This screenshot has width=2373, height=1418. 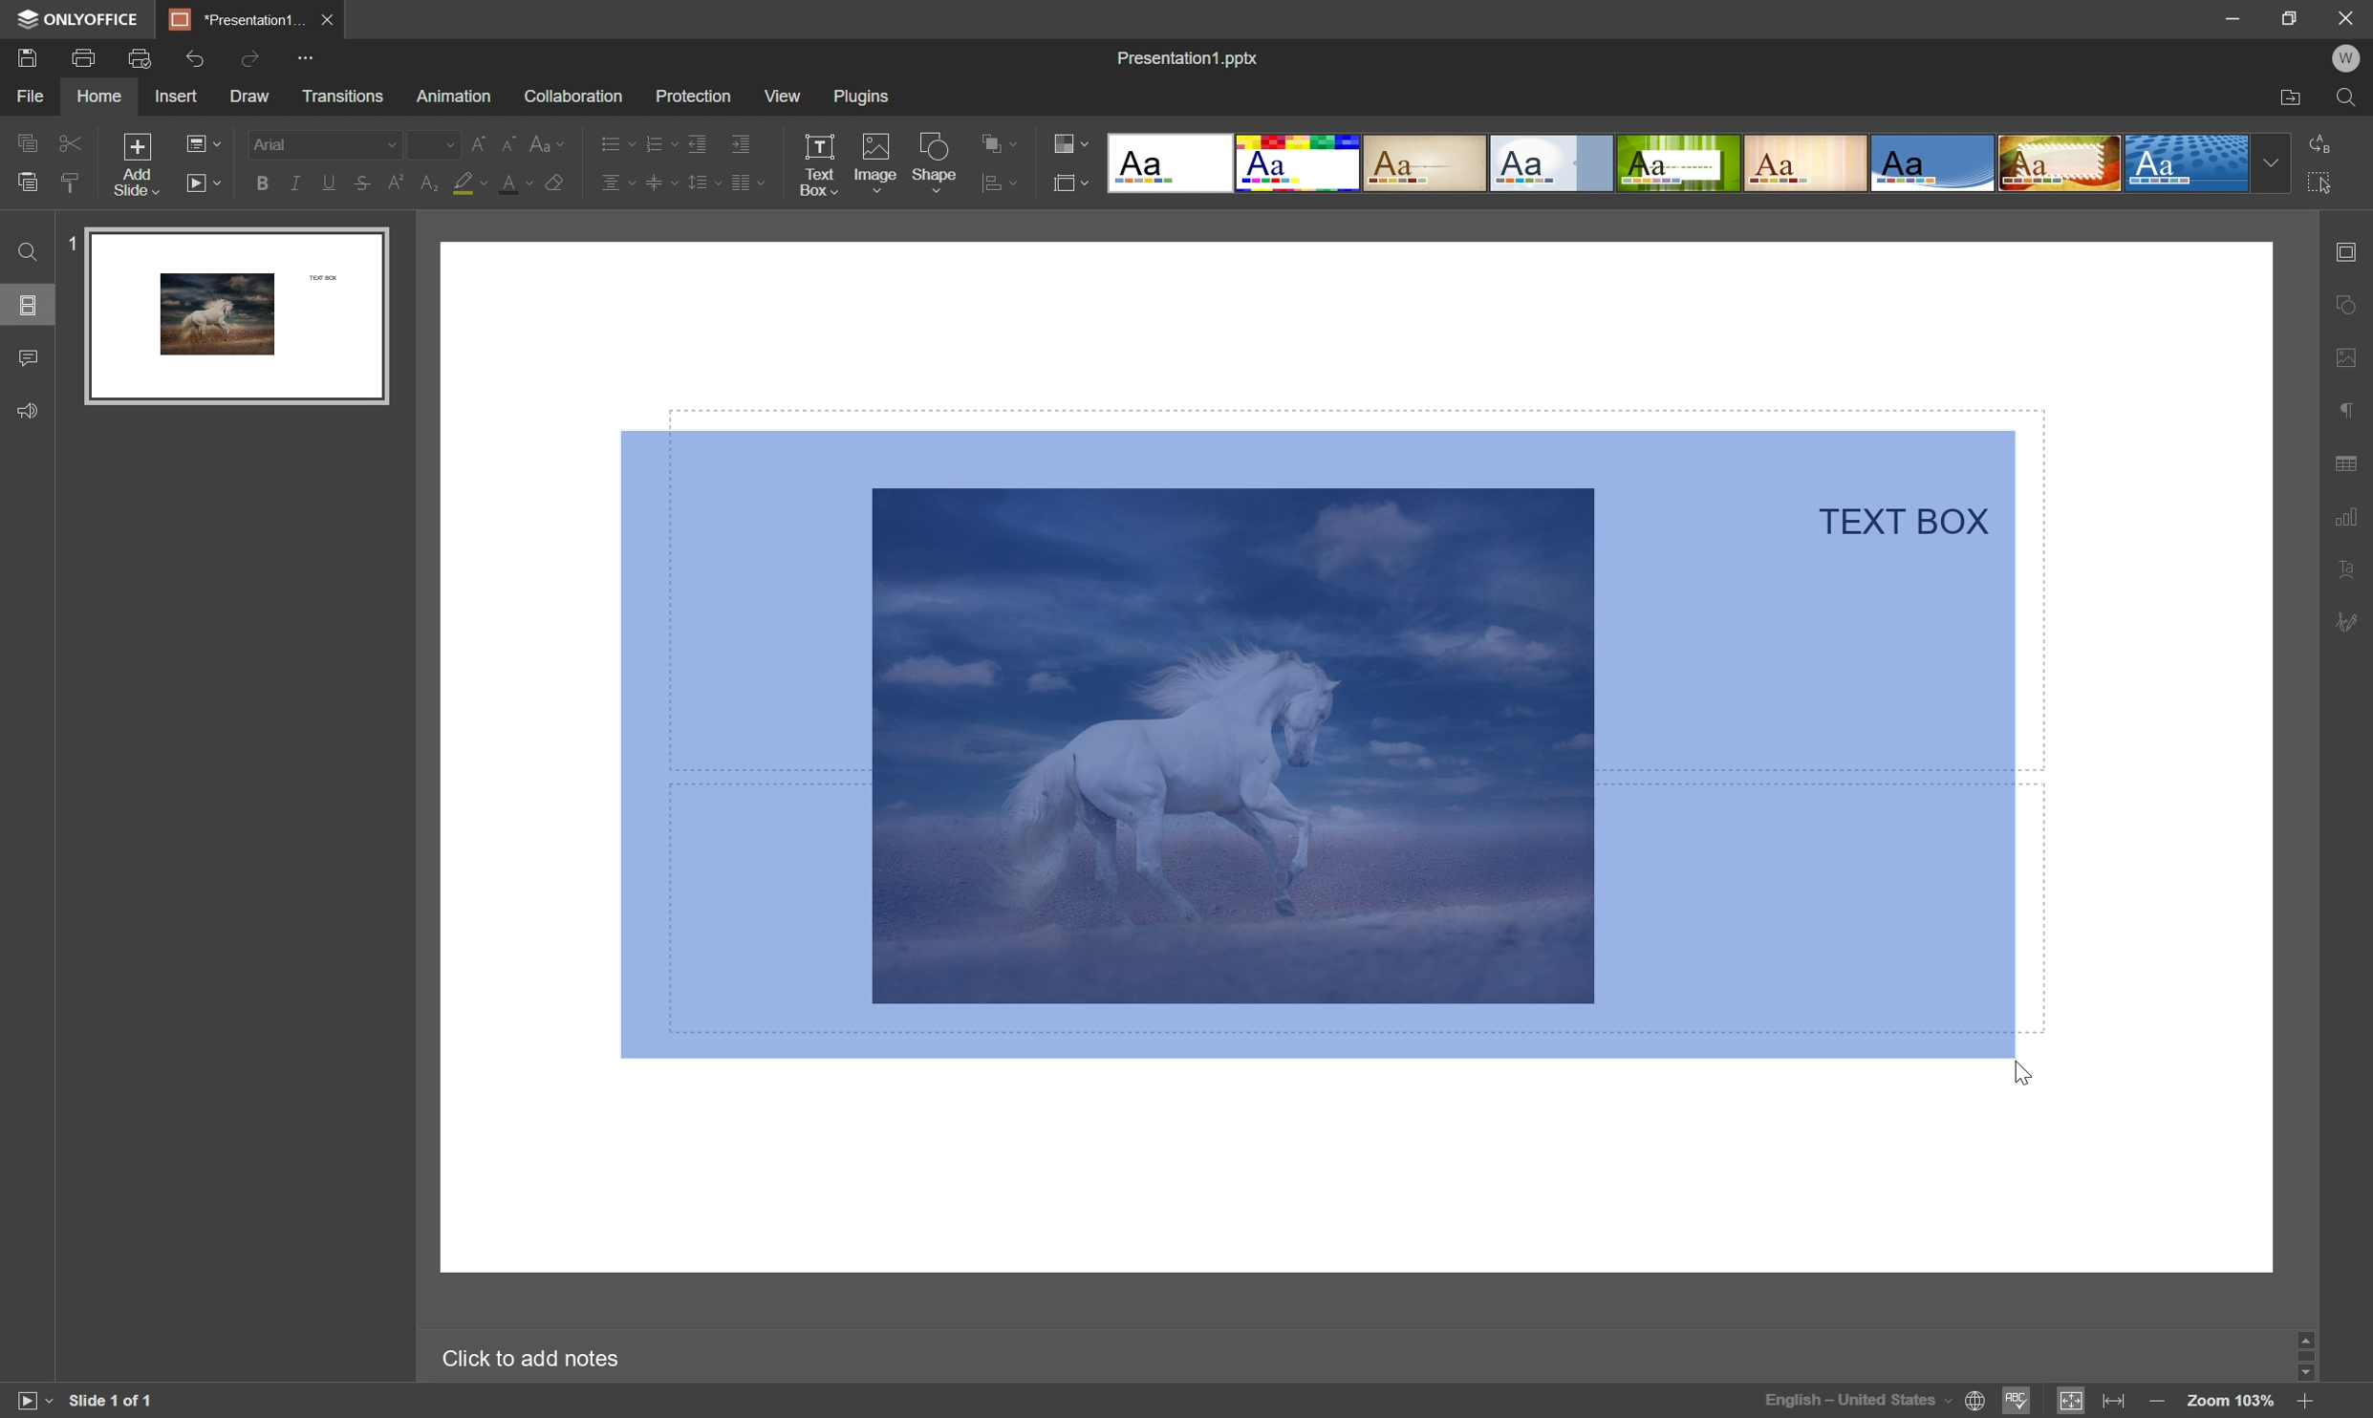 I want to click on italic, so click(x=295, y=182).